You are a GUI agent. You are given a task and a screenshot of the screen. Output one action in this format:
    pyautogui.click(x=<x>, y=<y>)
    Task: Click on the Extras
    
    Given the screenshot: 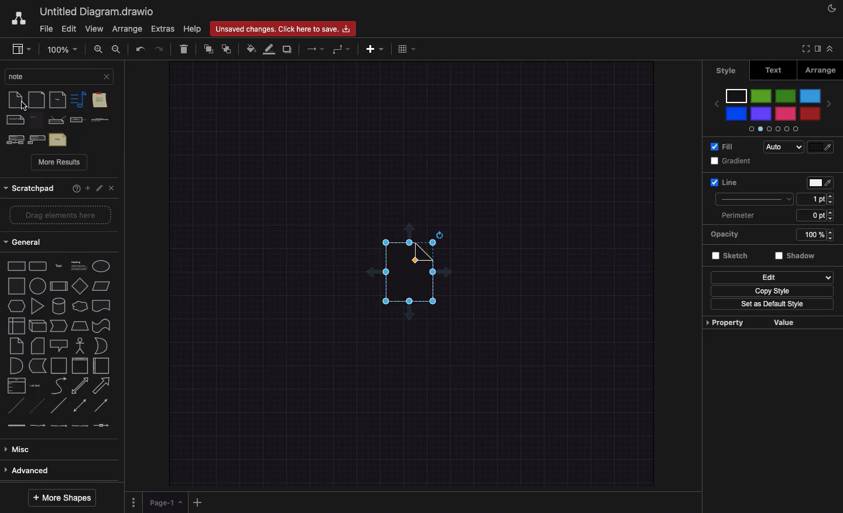 What is the action you would take?
    pyautogui.click(x=163, y=29)
    